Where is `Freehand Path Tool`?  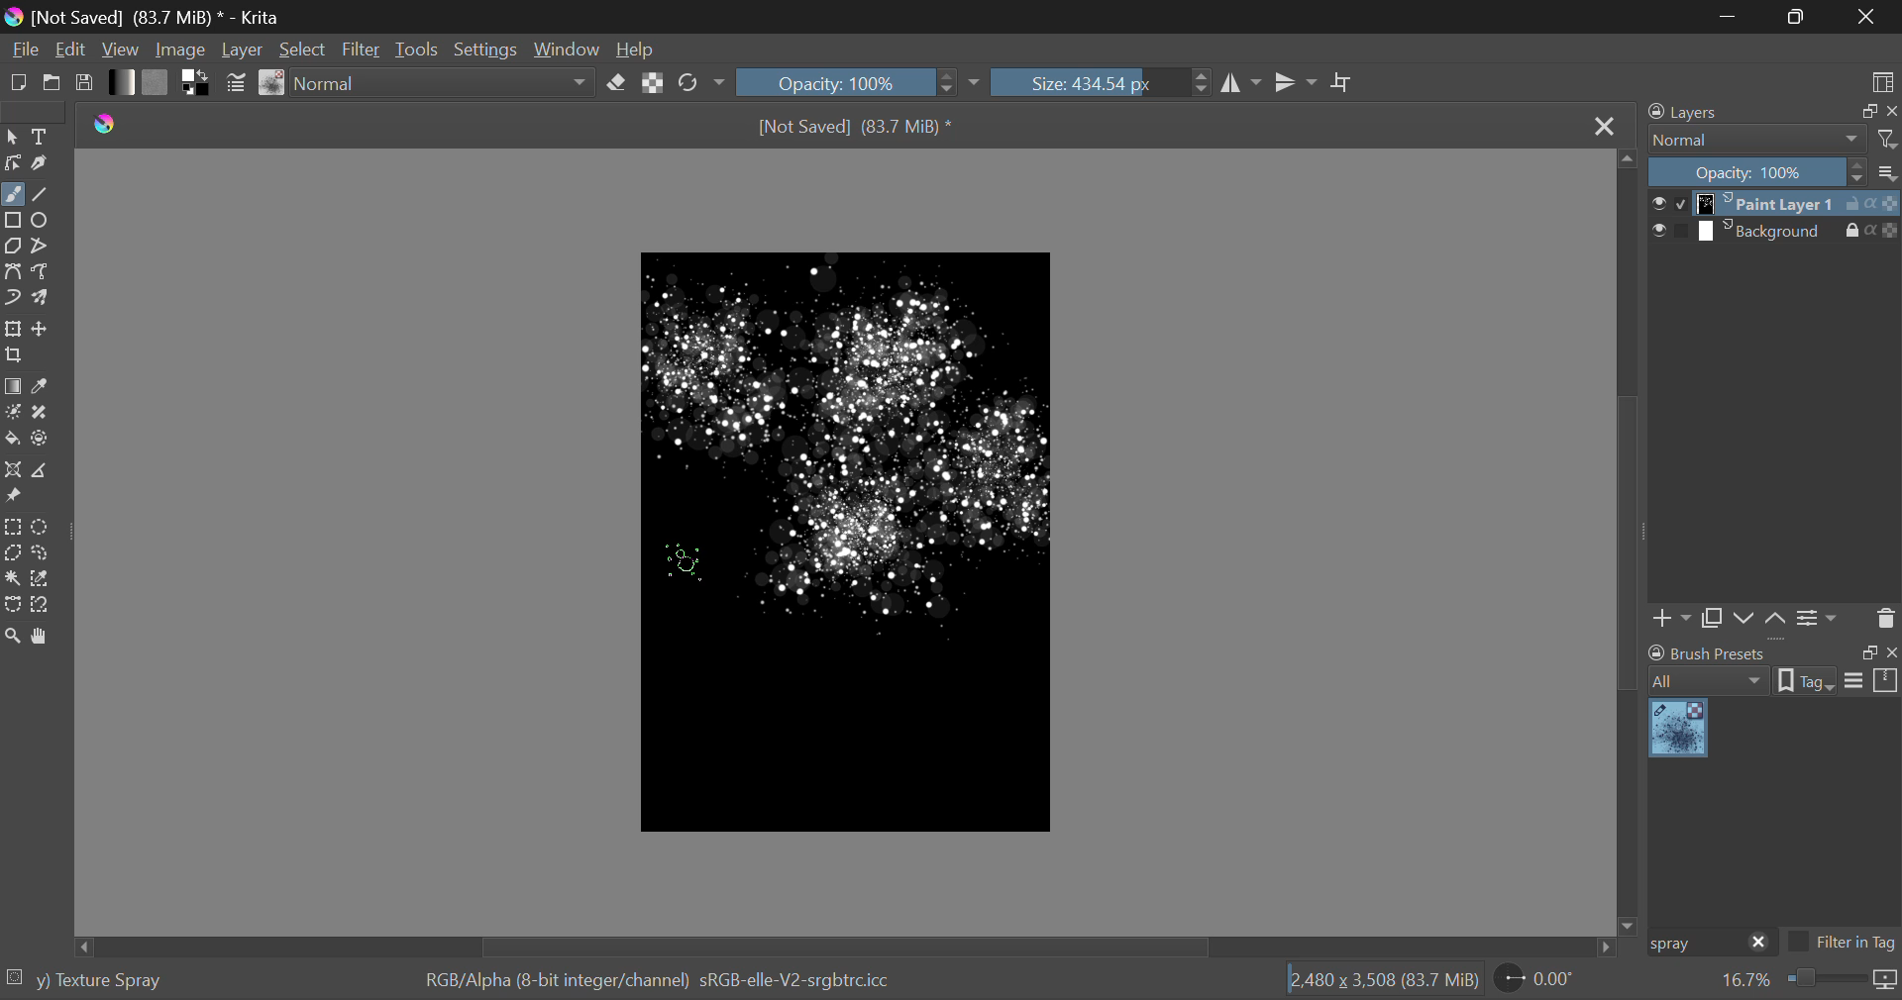 Freehand Path Tool is located at coordinates (42, 271).